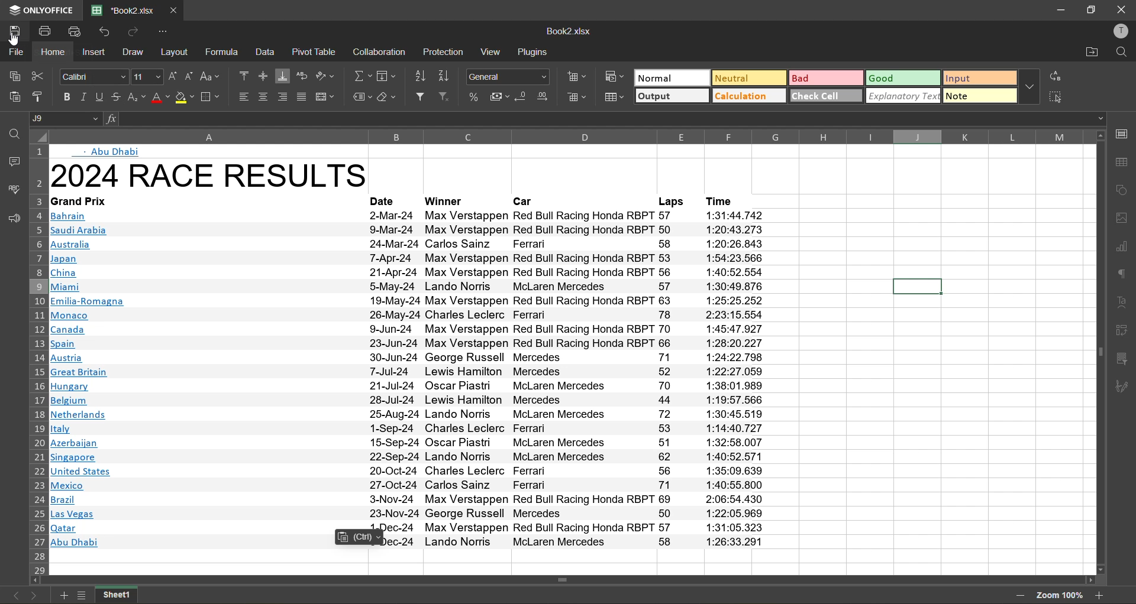 The height and width of the screenshot is (604, 1136). I want to click on move up, so click(1099, 136).